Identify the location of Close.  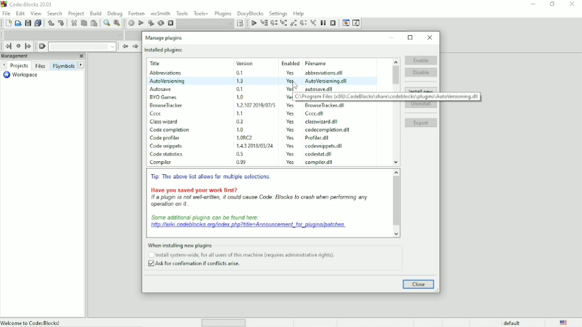
(430, 37).